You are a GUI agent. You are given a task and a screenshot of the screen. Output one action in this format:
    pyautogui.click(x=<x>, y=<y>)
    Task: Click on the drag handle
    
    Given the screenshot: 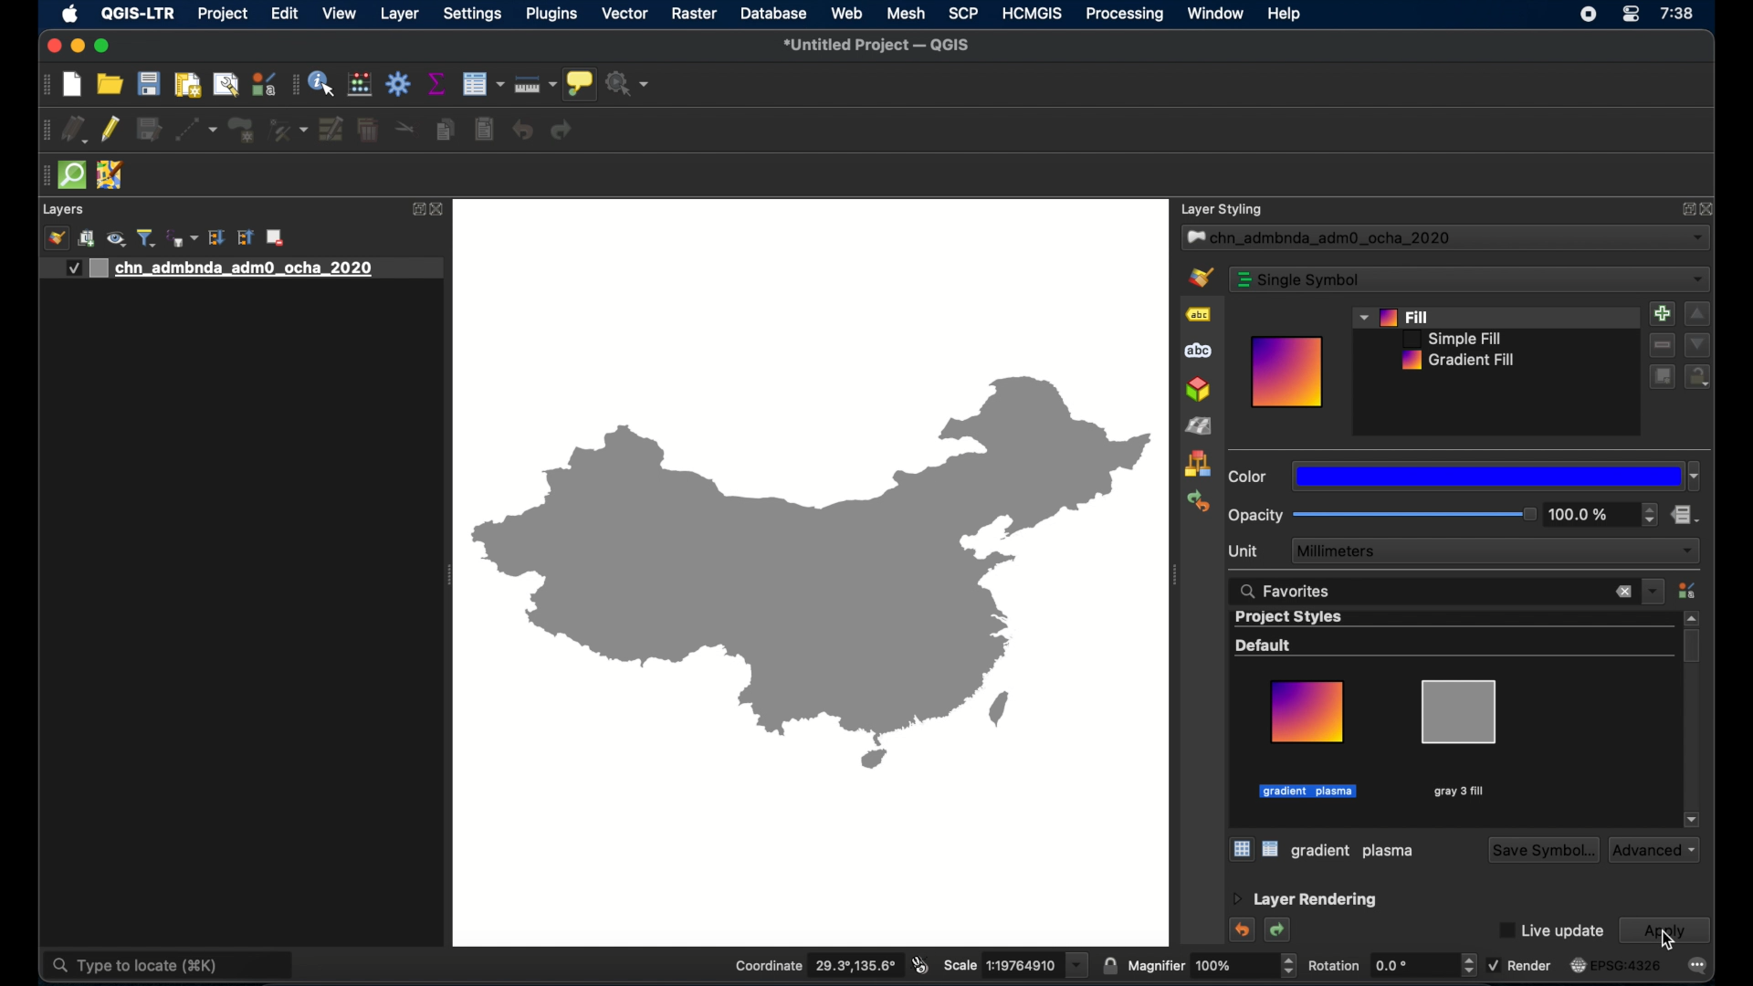 What is the action you would take?
    pyautogui.click(x=292, y=86)
    